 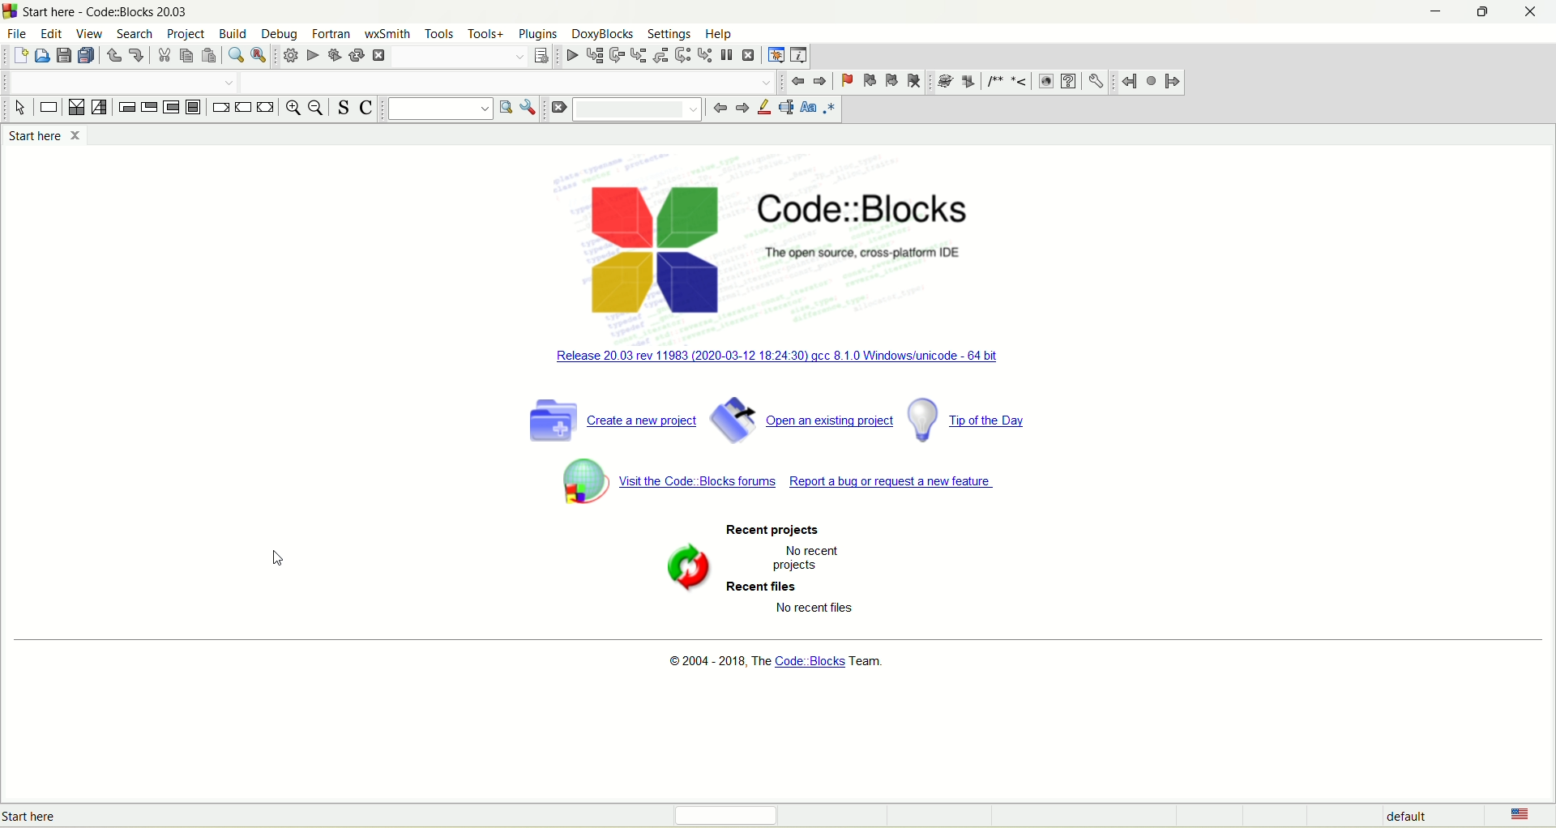 I want to click on select, so click(x=21, y=108).